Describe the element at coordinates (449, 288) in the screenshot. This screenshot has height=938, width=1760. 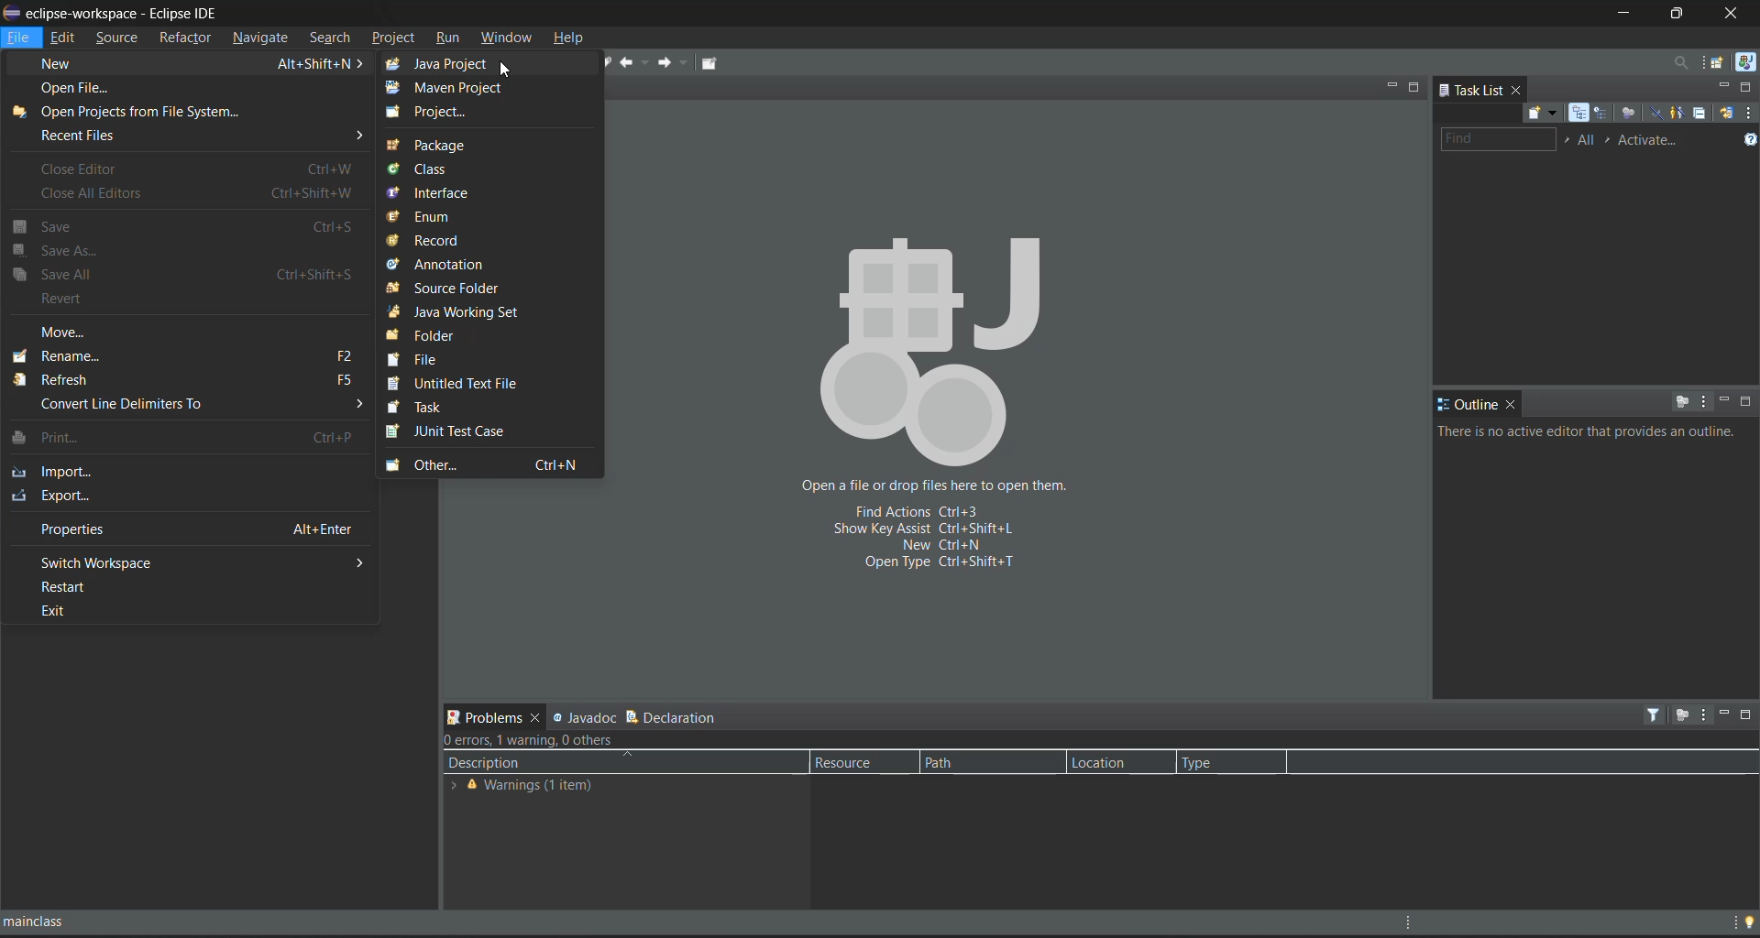
I see `source folder` at that location.